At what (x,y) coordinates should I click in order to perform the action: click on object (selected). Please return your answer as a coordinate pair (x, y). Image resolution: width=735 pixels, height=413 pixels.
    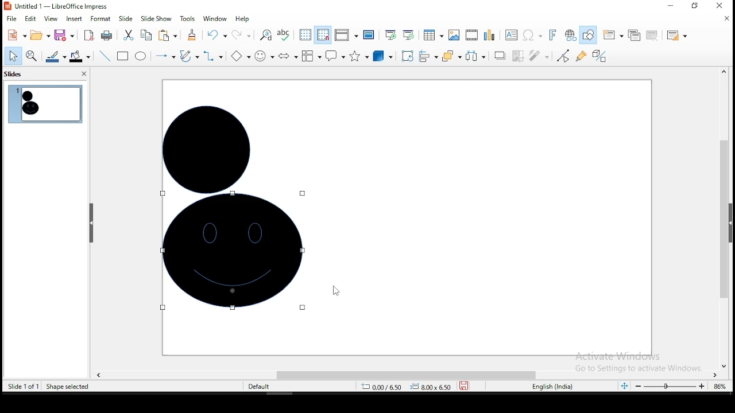
    Looking at the image, I should click on (209, 142).